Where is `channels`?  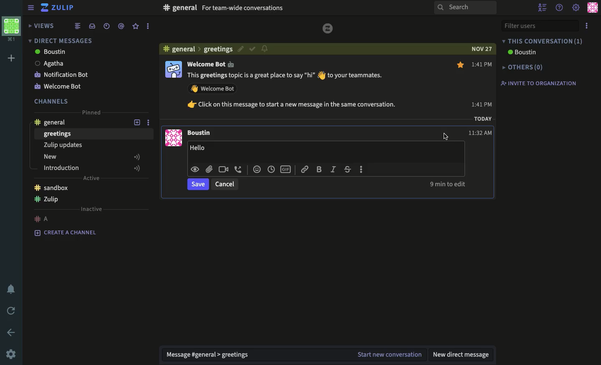
channels is located at coordinates (52, 101).